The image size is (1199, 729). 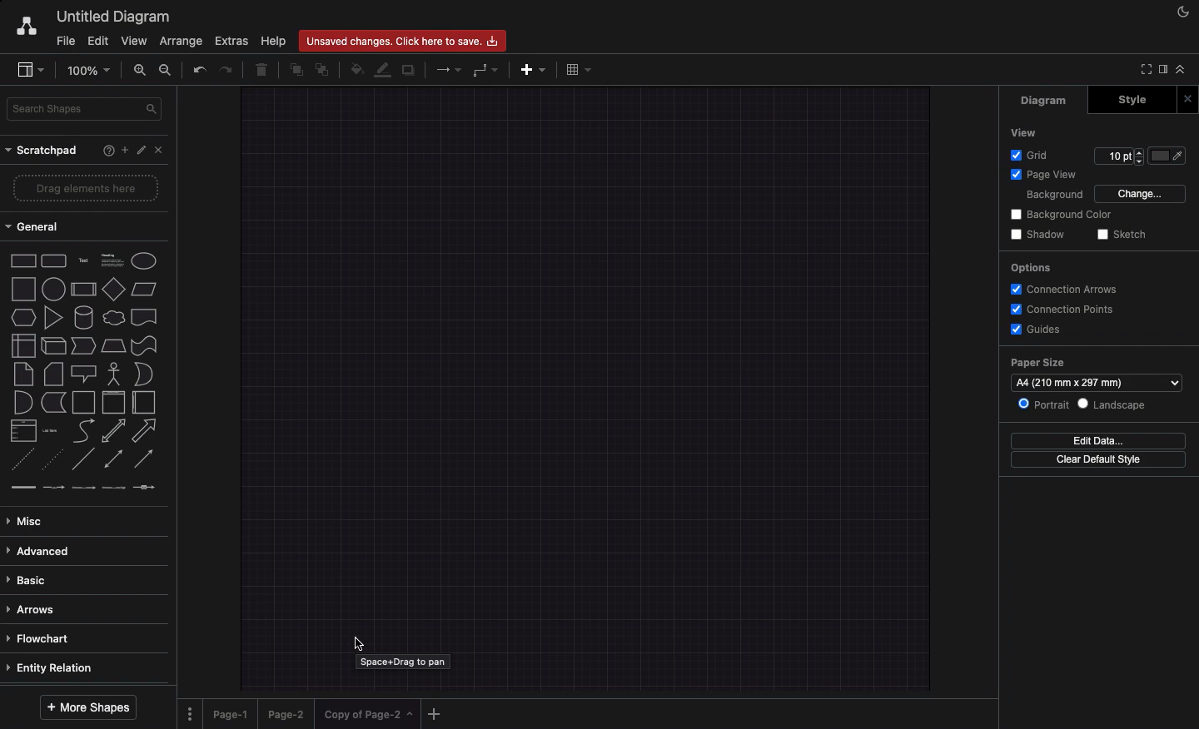 What do you see at coordinates (1181, 69) in the screenshot?
I see `Collapse` at bounding box center [1181, 69].